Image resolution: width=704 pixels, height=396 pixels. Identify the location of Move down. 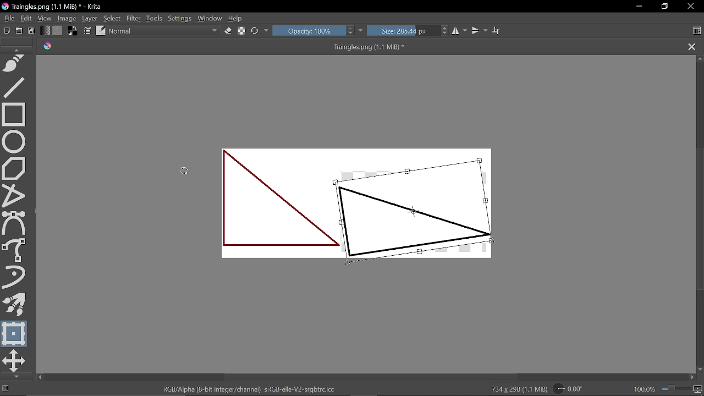
(700, 370).